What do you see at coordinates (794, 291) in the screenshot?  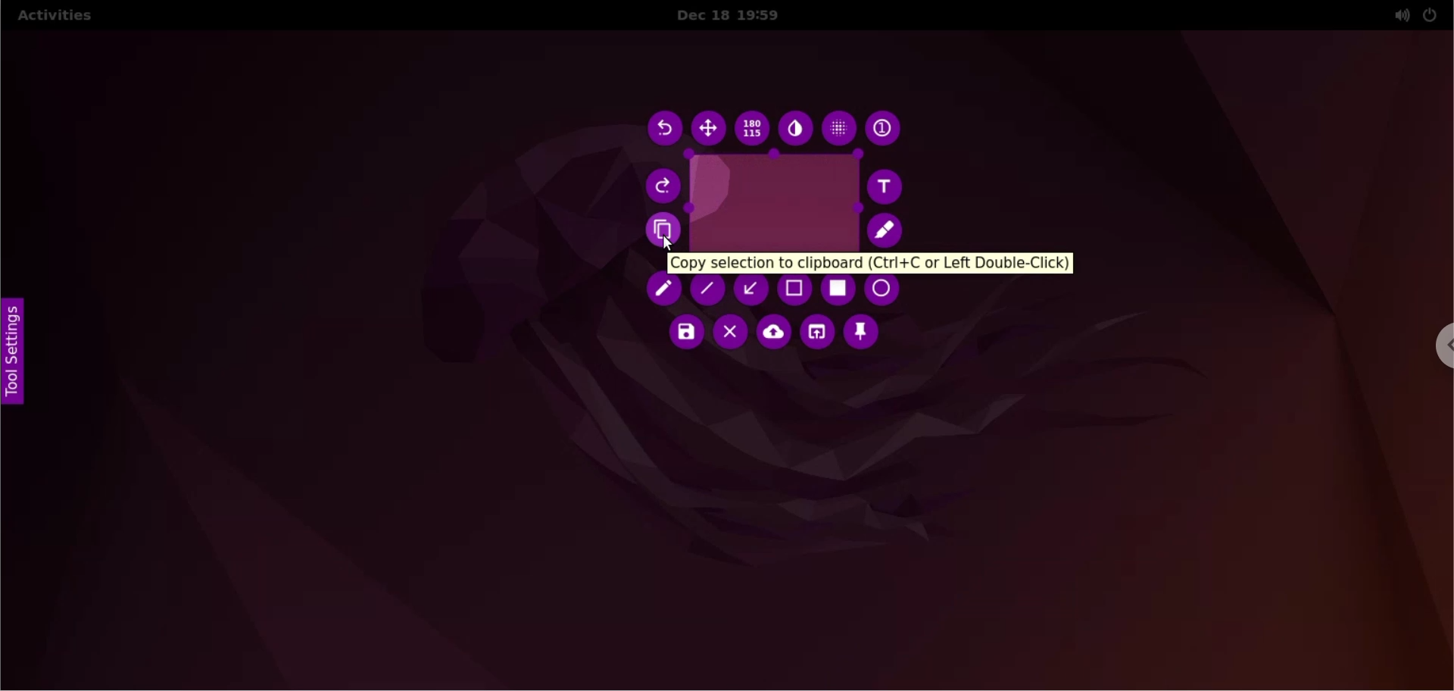 I see `rectangle as paint tool` at bounding box center [794, 291].